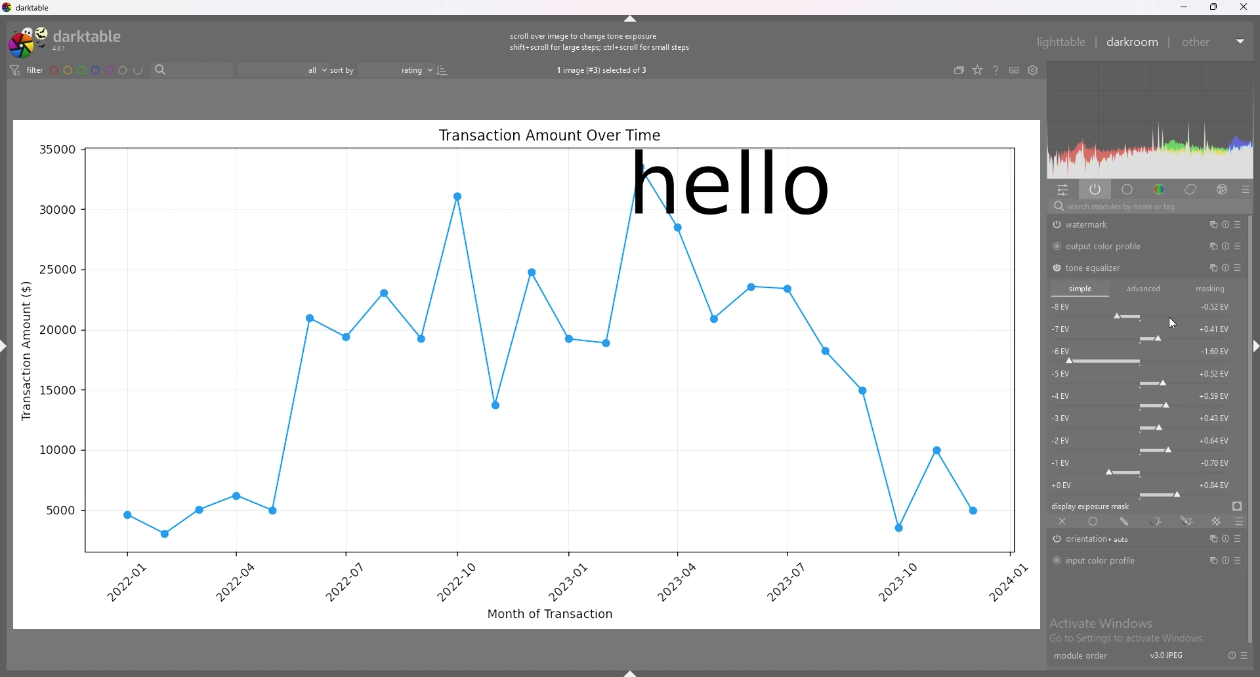  I want to click on darktable logo, so click(70, 41).